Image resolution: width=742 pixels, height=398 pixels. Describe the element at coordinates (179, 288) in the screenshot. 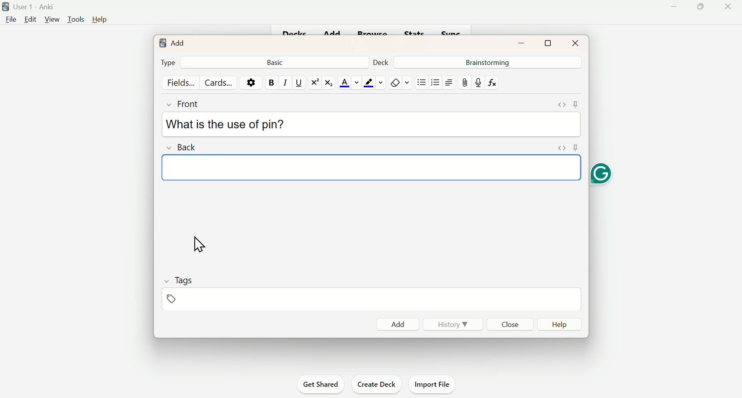

I see `Tags` at that location.